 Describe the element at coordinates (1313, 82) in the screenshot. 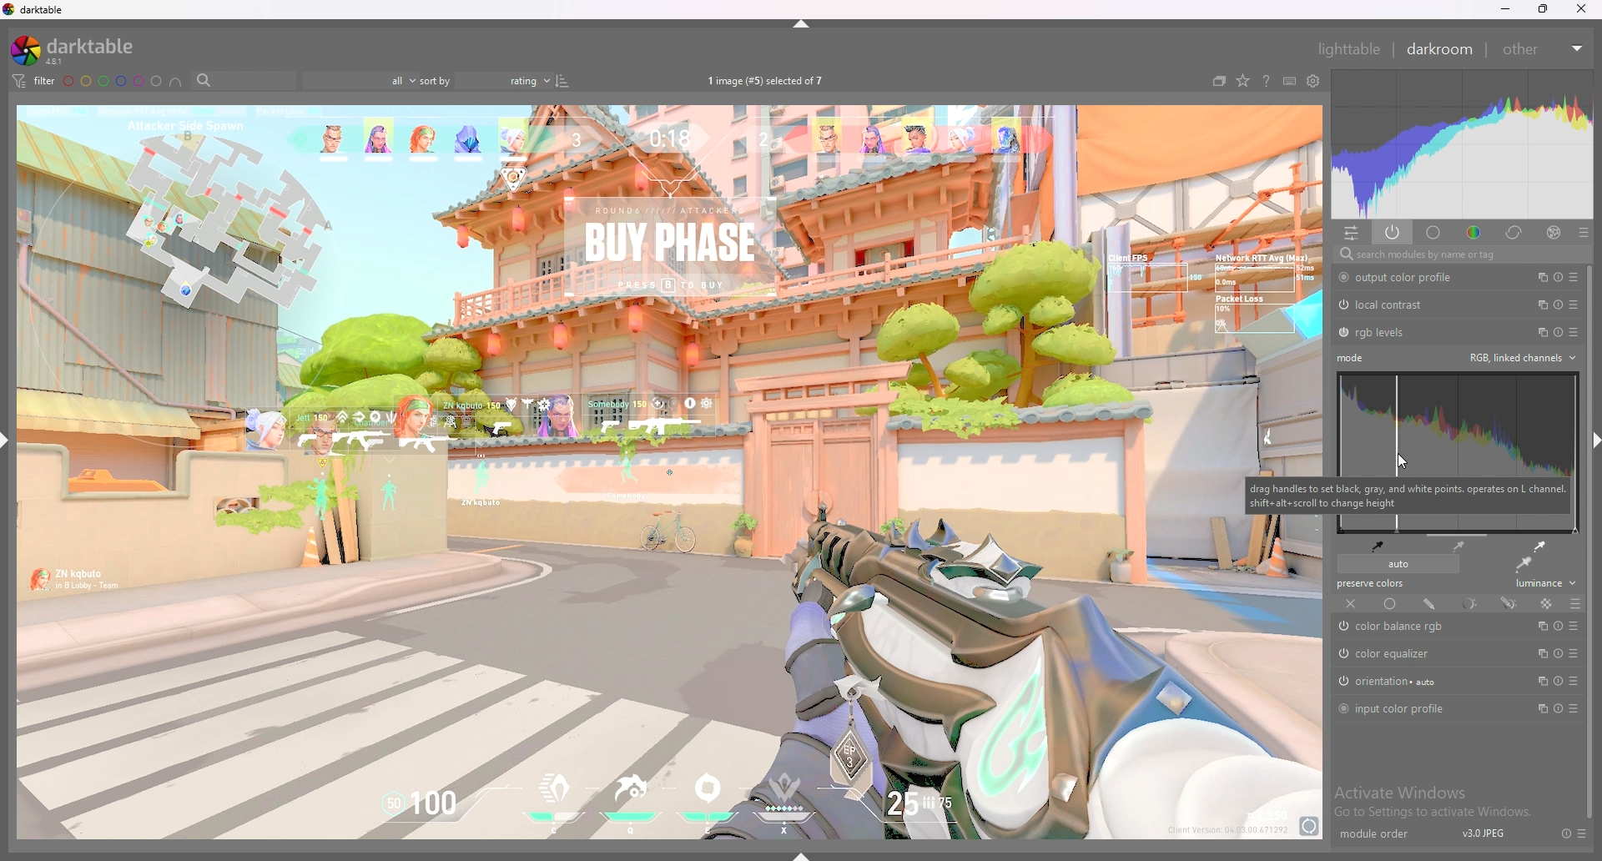

I see `show global preferences` at that location.